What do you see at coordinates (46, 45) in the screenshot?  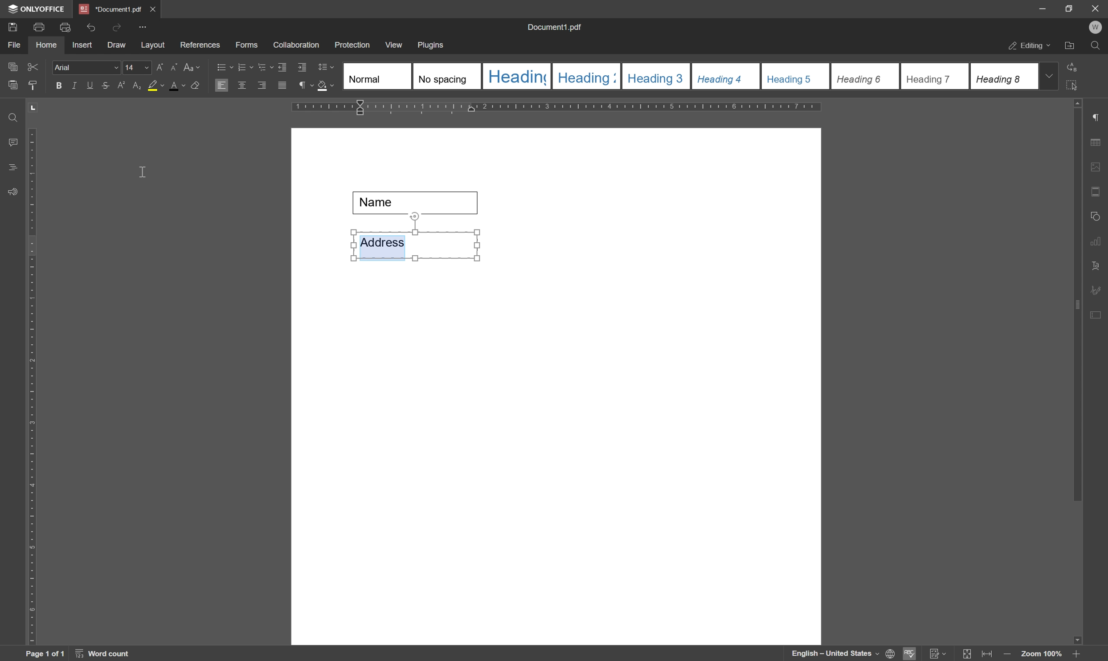 I see `home` at bounding box center [46, 45].